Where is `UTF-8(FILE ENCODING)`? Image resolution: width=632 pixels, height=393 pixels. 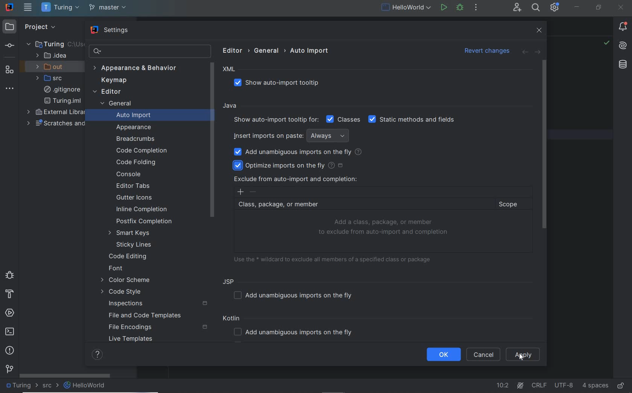 UTF-8(FILE ENCODING) is located at coordinates (563, 386).